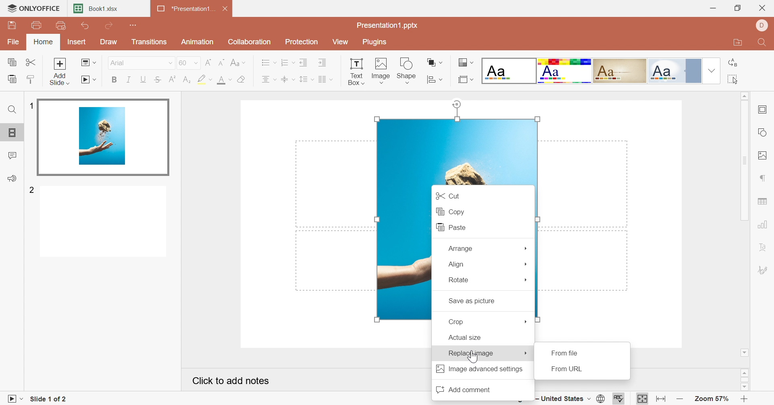  I want to click on *Presentation1..., so click(187, 9).